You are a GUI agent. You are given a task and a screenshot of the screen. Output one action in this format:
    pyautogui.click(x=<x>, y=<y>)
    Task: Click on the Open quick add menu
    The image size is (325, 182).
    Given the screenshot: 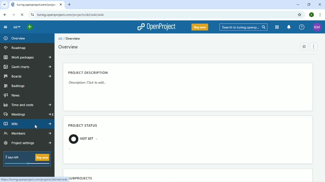 What is the action you would take?
    pyautogui.click(x=28, y=28)
    